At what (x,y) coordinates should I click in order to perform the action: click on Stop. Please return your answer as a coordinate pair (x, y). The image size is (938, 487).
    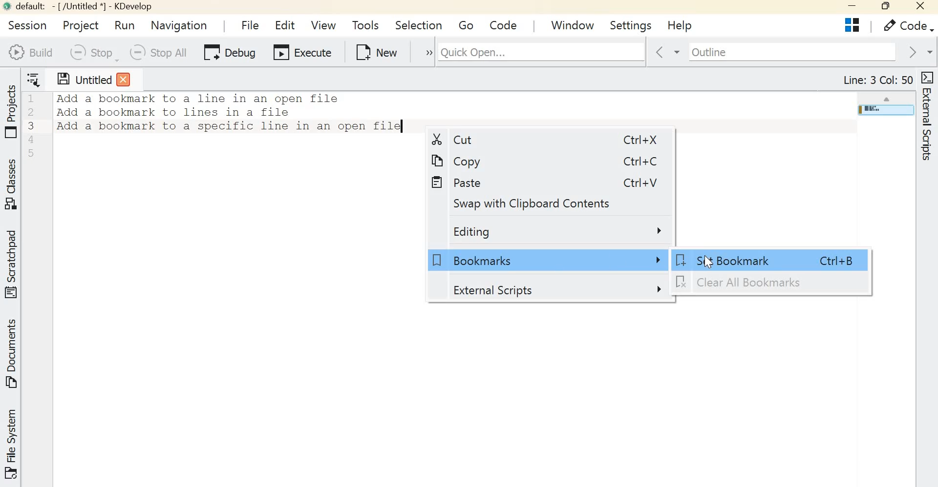
    Looking at the image, I should click on (92, 53).